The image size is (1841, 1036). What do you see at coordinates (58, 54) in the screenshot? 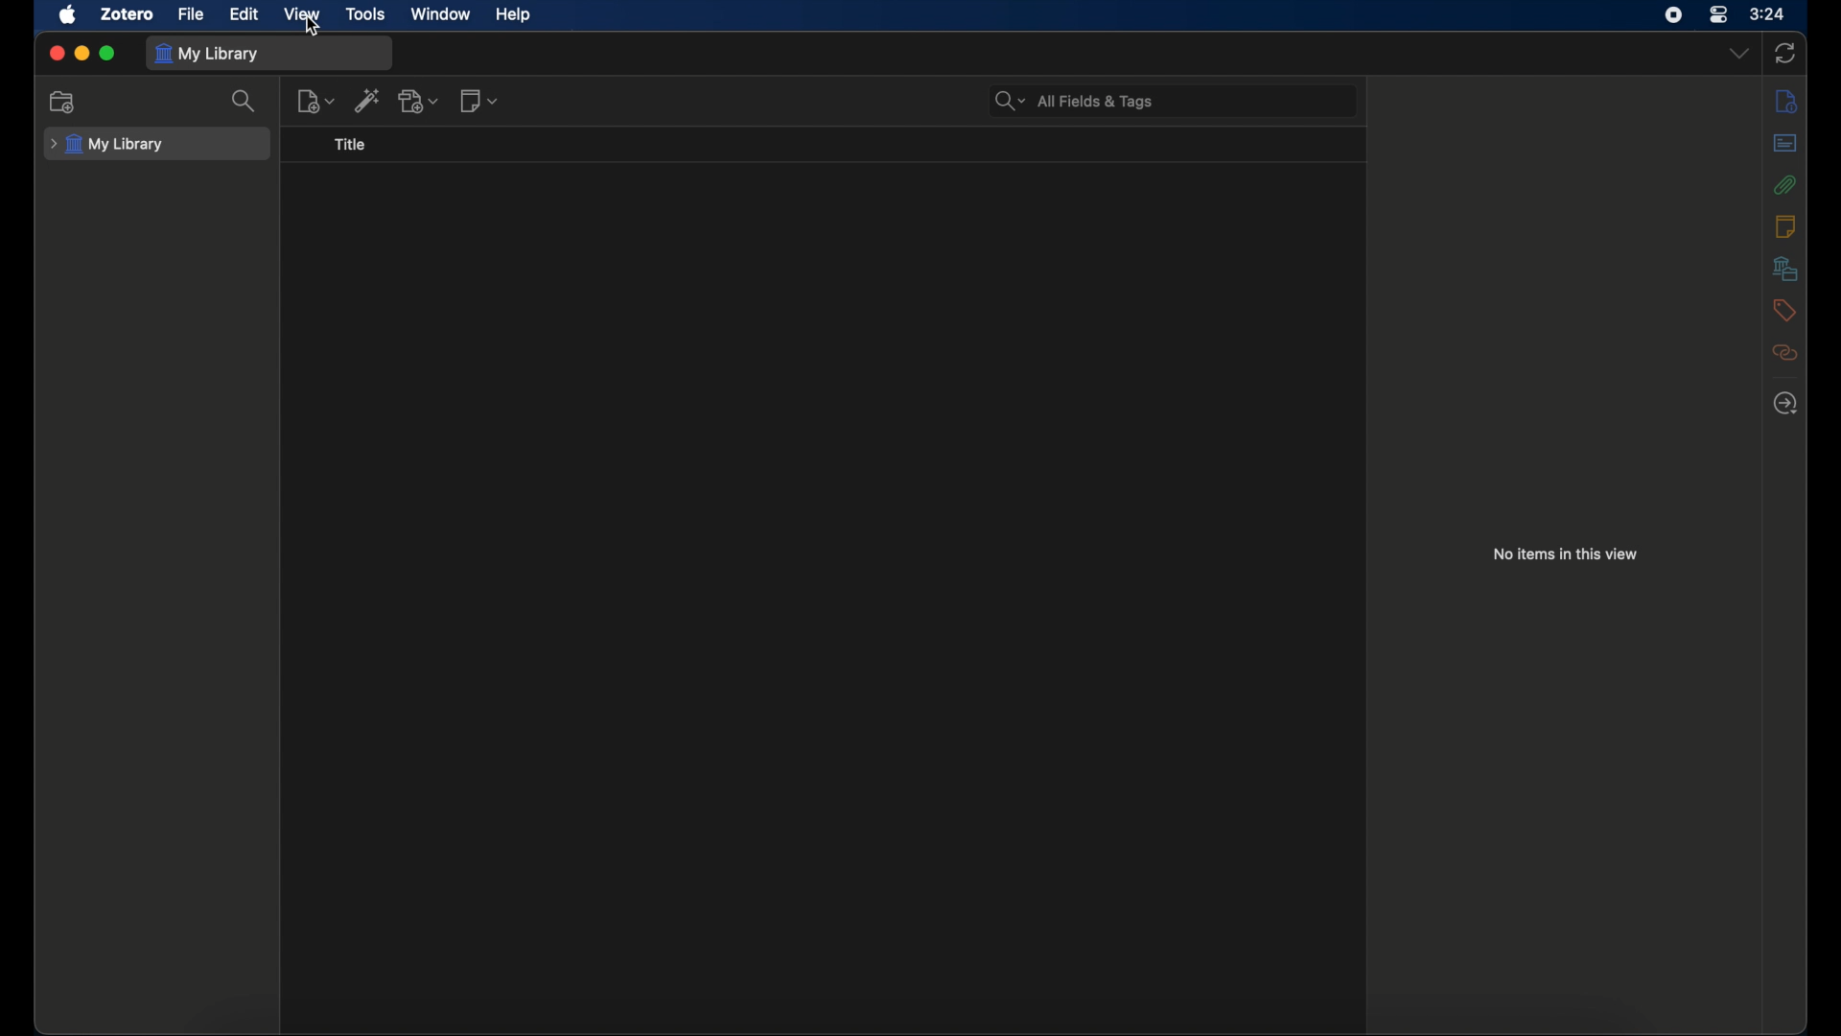
I see `close` at bounding box center [58, 54].